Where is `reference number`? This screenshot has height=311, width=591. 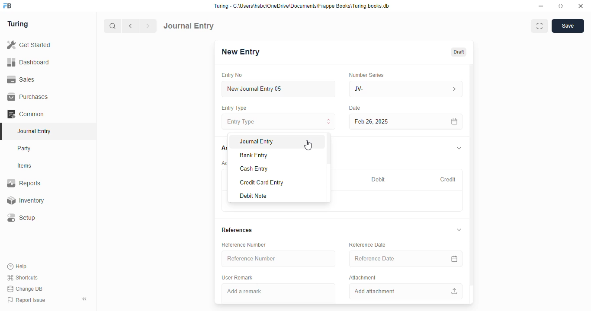 reference number is located at coordinates (244, 245).